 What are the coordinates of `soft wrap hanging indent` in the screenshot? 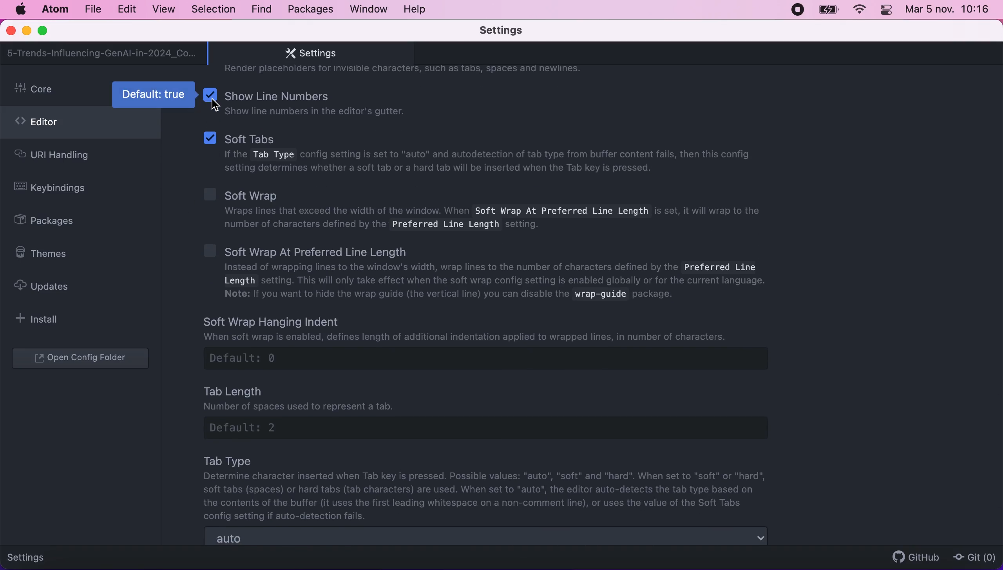 It's located at (503, 342).